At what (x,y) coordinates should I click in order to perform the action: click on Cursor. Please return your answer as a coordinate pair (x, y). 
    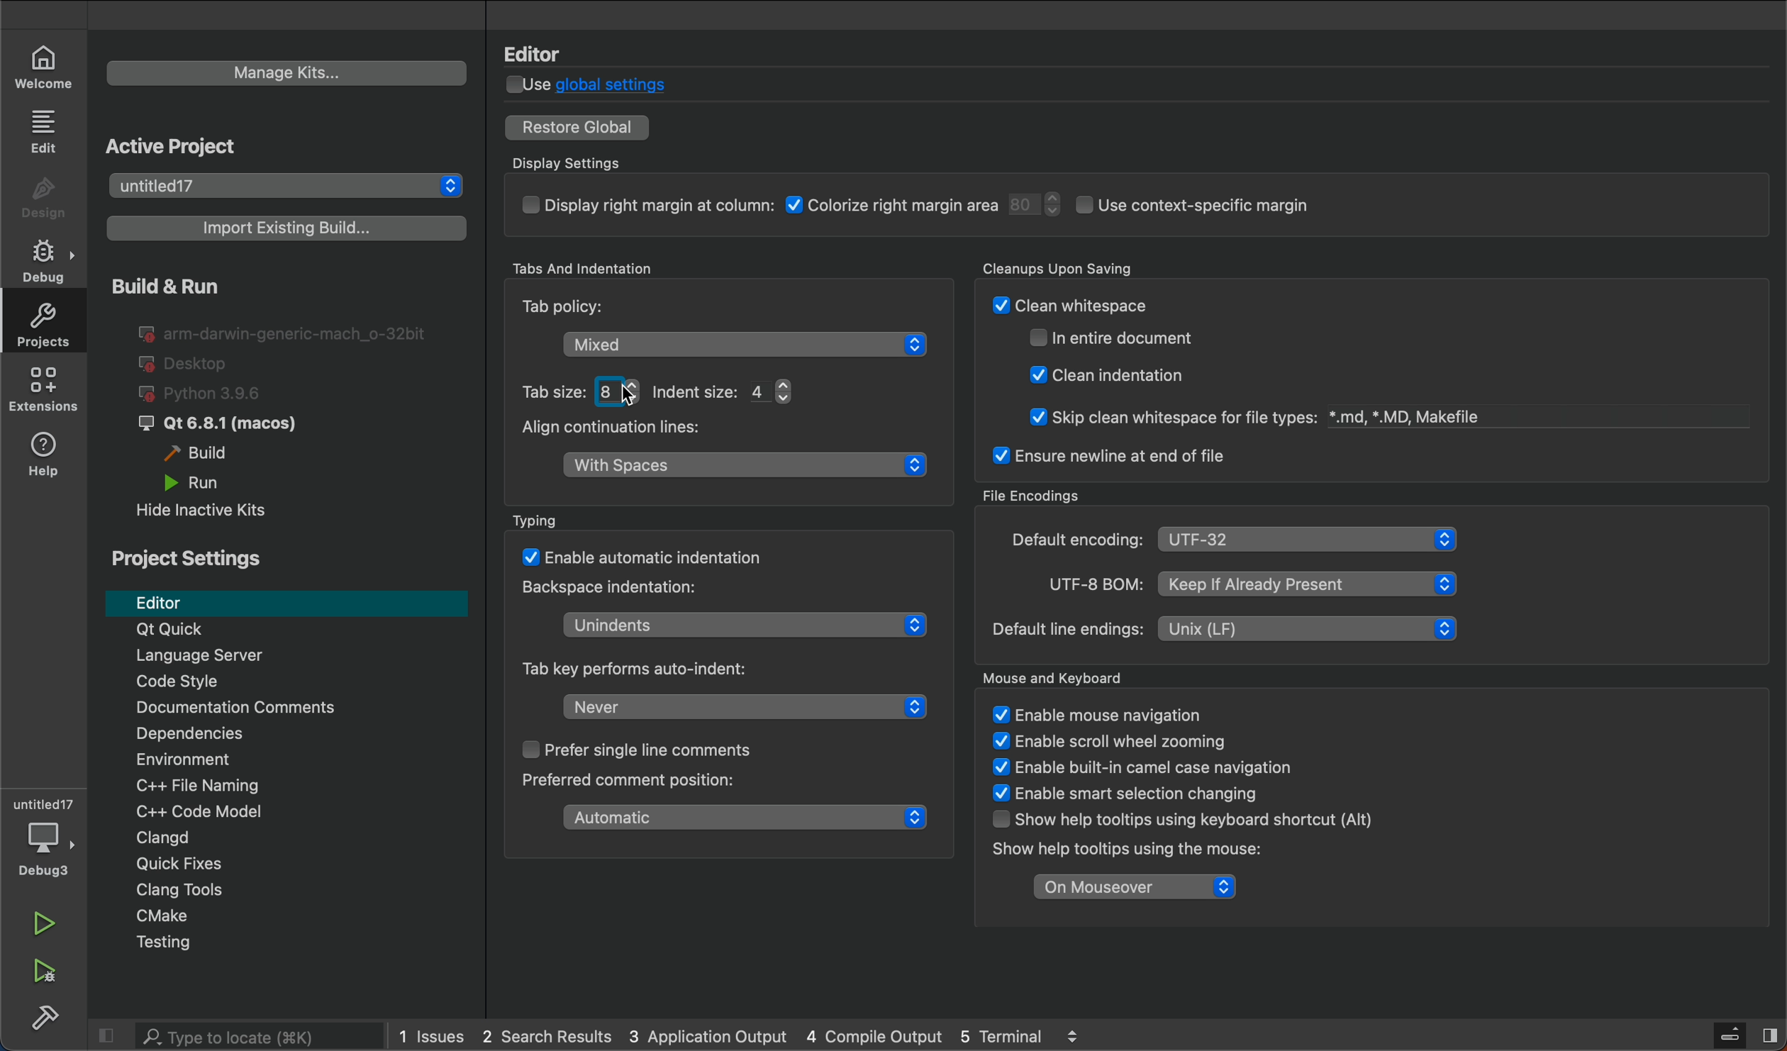
    Looking at the image, I should click on (633, 391).